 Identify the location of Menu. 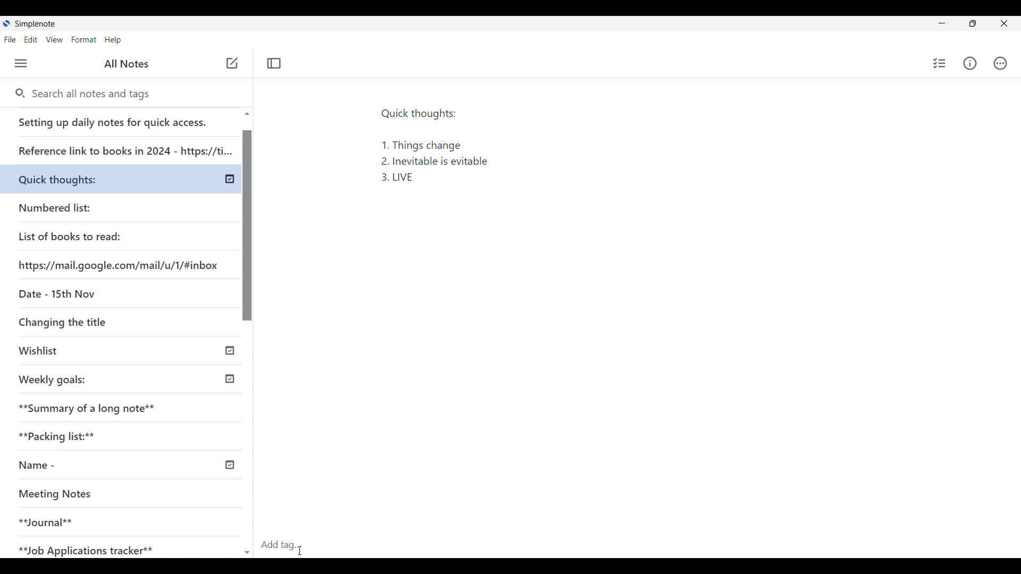
(21, 63).